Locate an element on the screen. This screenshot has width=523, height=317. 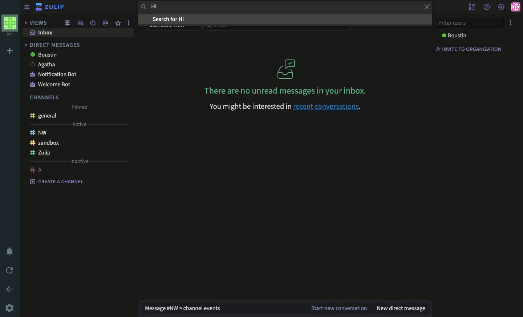
You might be interested in recent conversations. is located at coordinates (288, 108).